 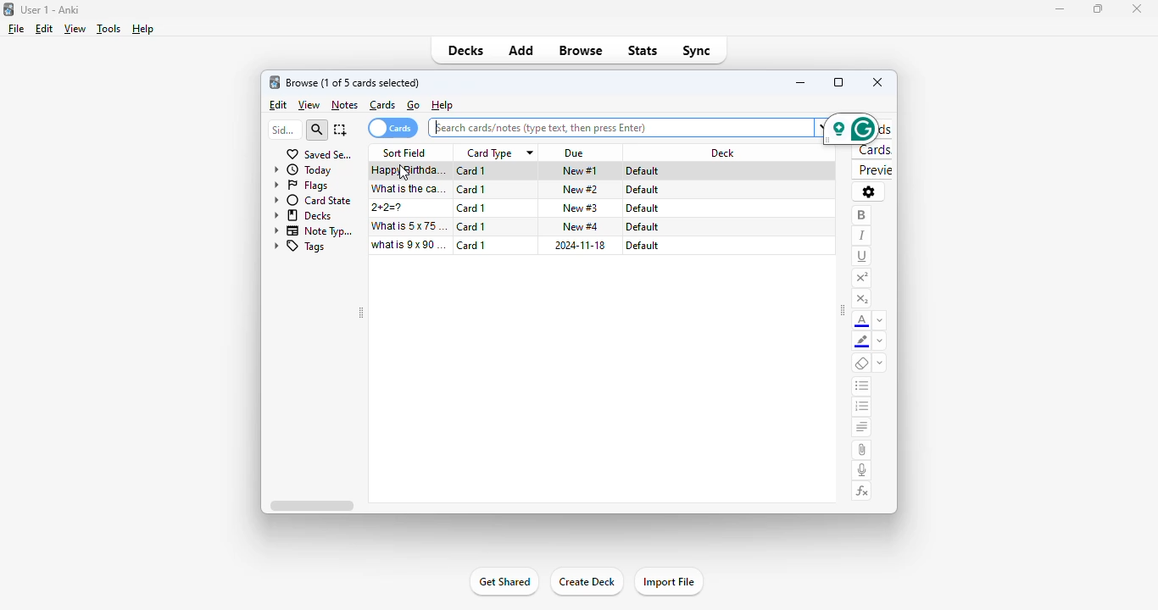 What do you see at coordinates (8, 9) in the screenshot?
I see `logo` at bounding box center [8, 9].